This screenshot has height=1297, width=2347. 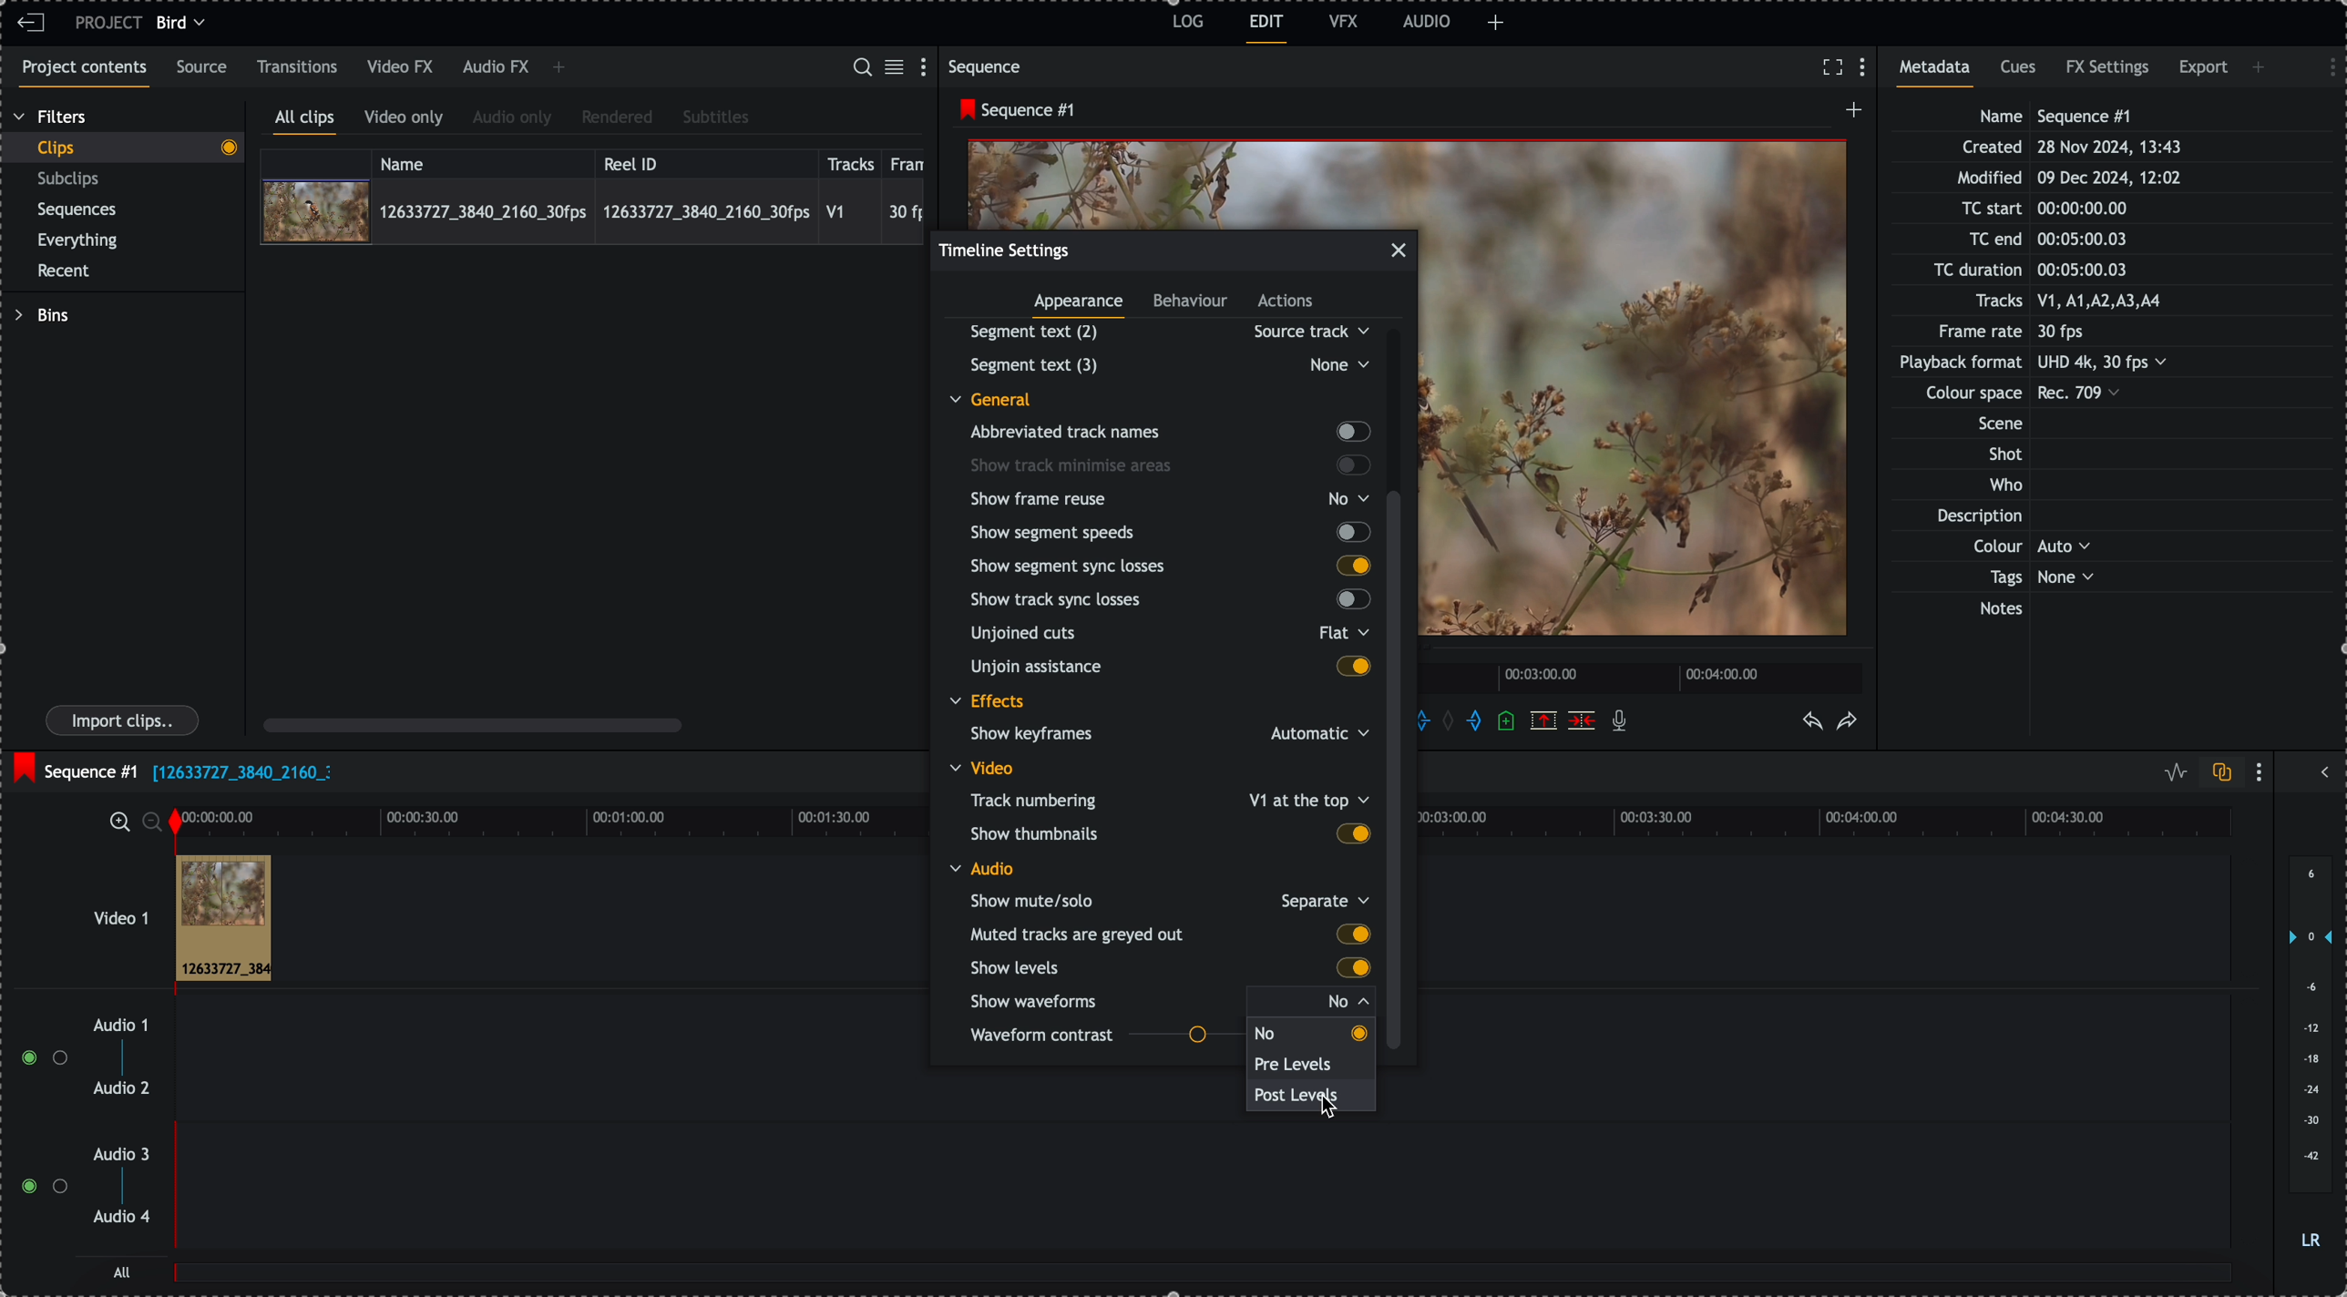 I want to click on click on post levels, so click(x=1303, y=1101).